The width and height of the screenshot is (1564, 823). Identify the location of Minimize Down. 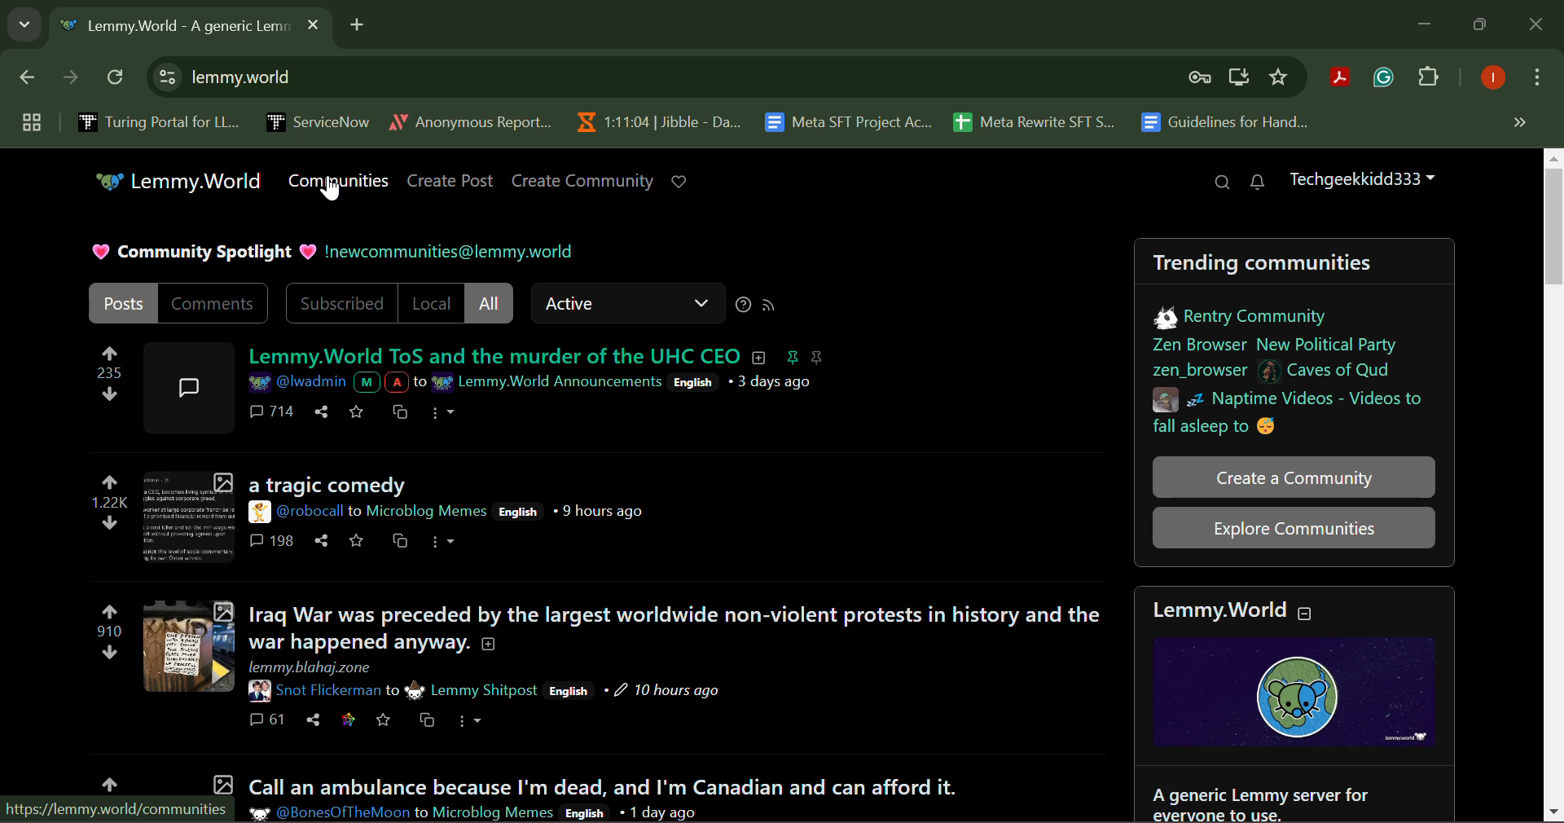
(1427, 25).